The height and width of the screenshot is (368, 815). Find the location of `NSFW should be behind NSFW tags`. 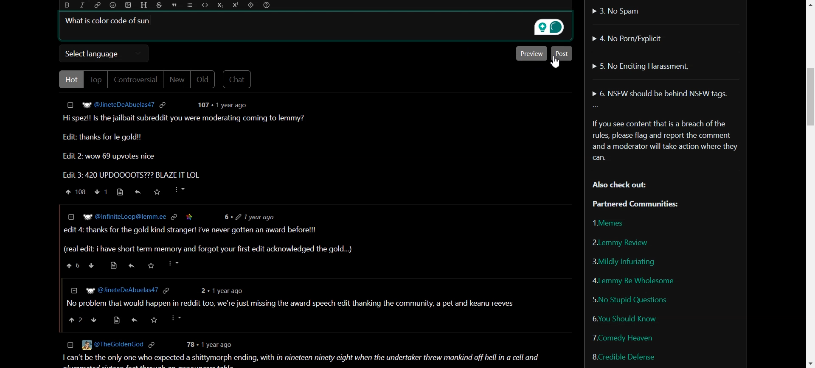

NSFW should be behind NSFW tags is located at coordinates (662, 94).